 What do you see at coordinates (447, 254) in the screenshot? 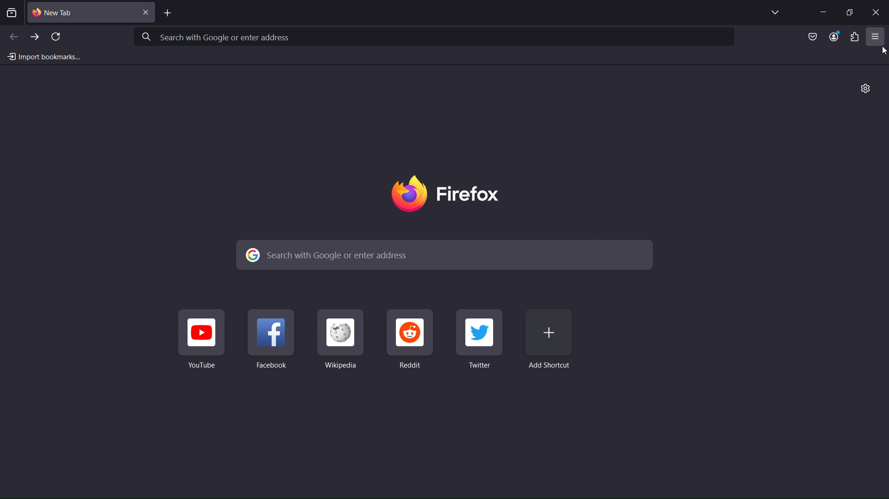
I see `Search with Google or  enter address` at bounding box center [447, 254].